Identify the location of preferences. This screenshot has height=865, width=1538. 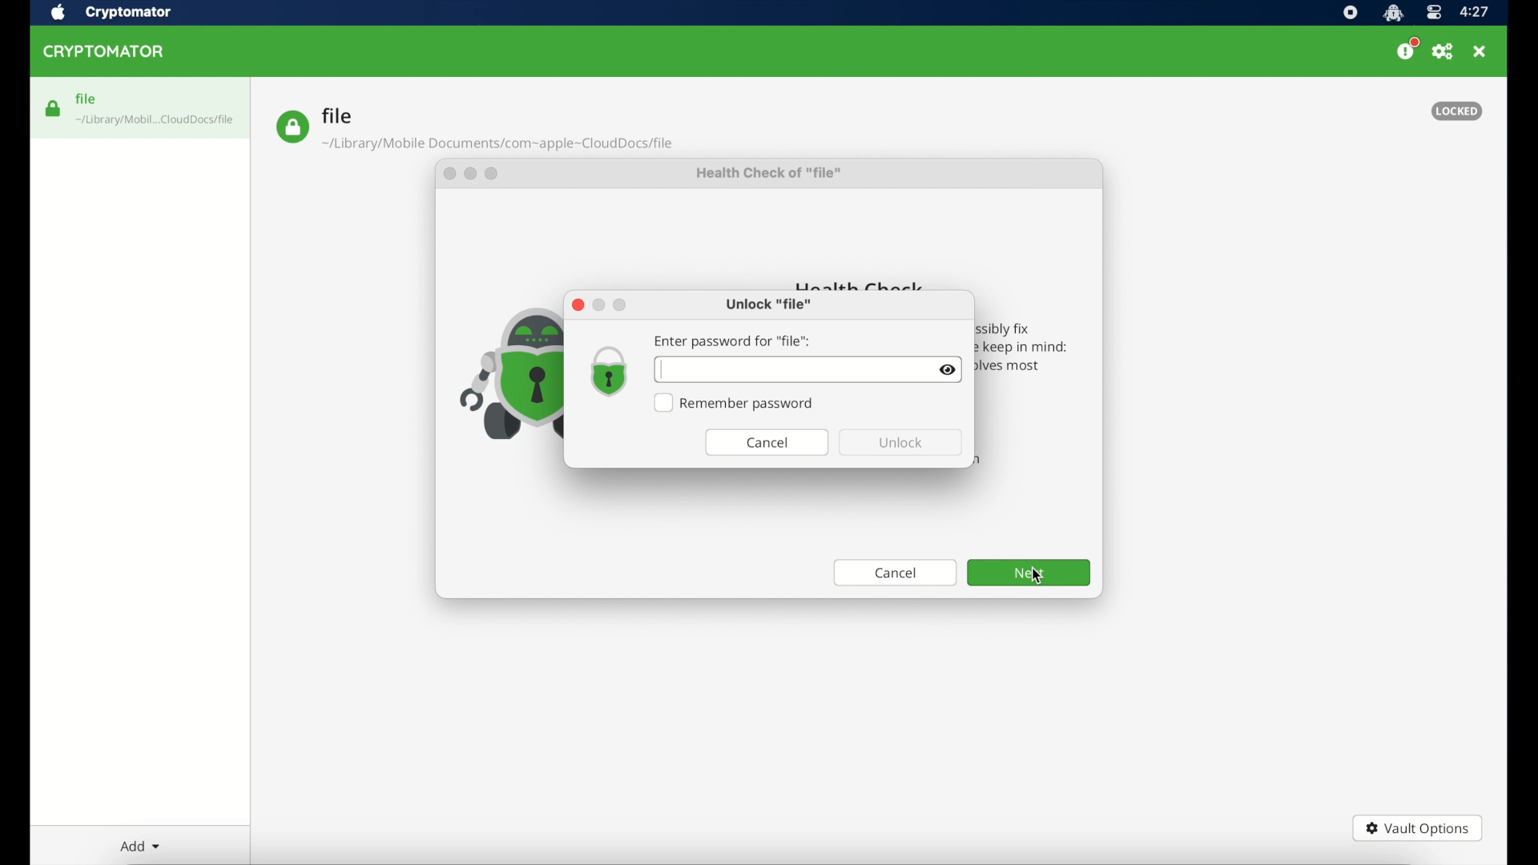
(1443, 52).